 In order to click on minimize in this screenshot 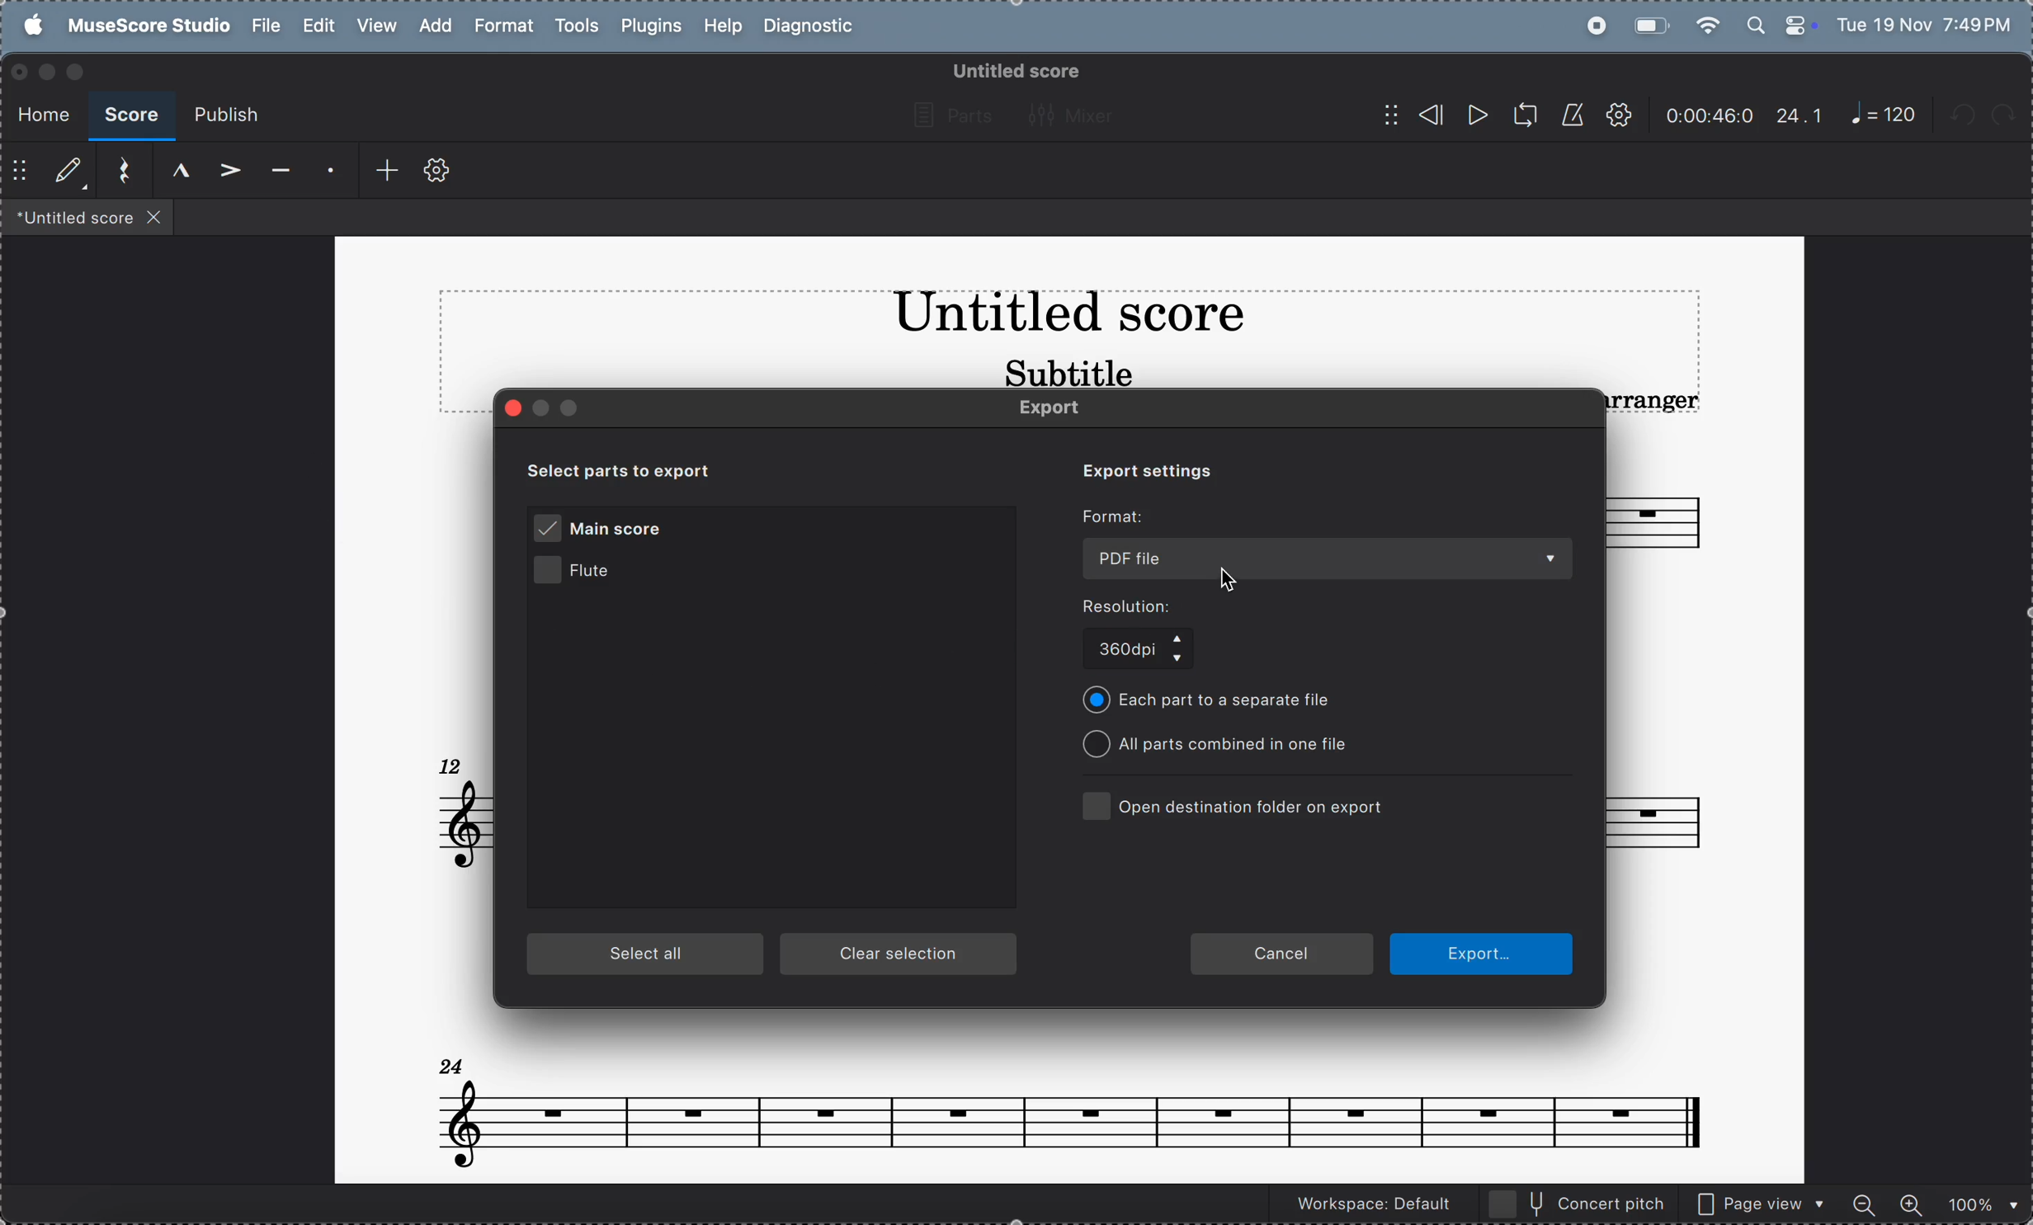, I will do `click(46, 72)`.